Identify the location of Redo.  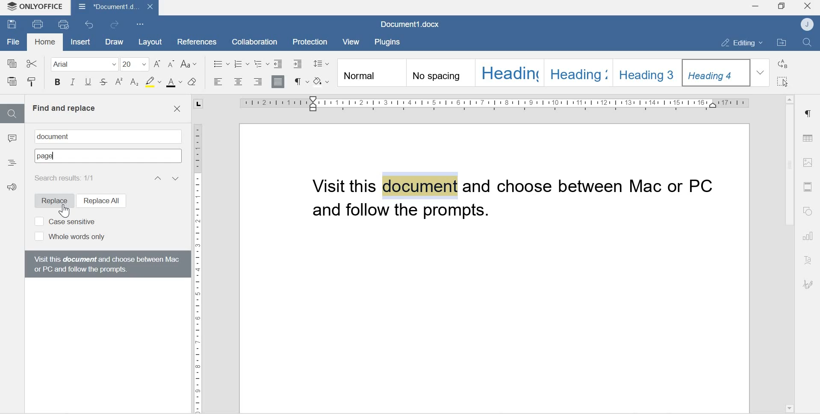
(117, 25).